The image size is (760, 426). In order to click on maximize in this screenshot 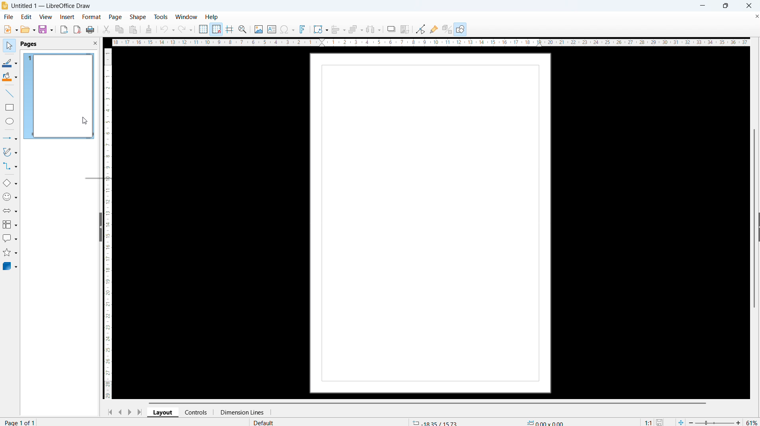, I will do `click(725, 6)`.